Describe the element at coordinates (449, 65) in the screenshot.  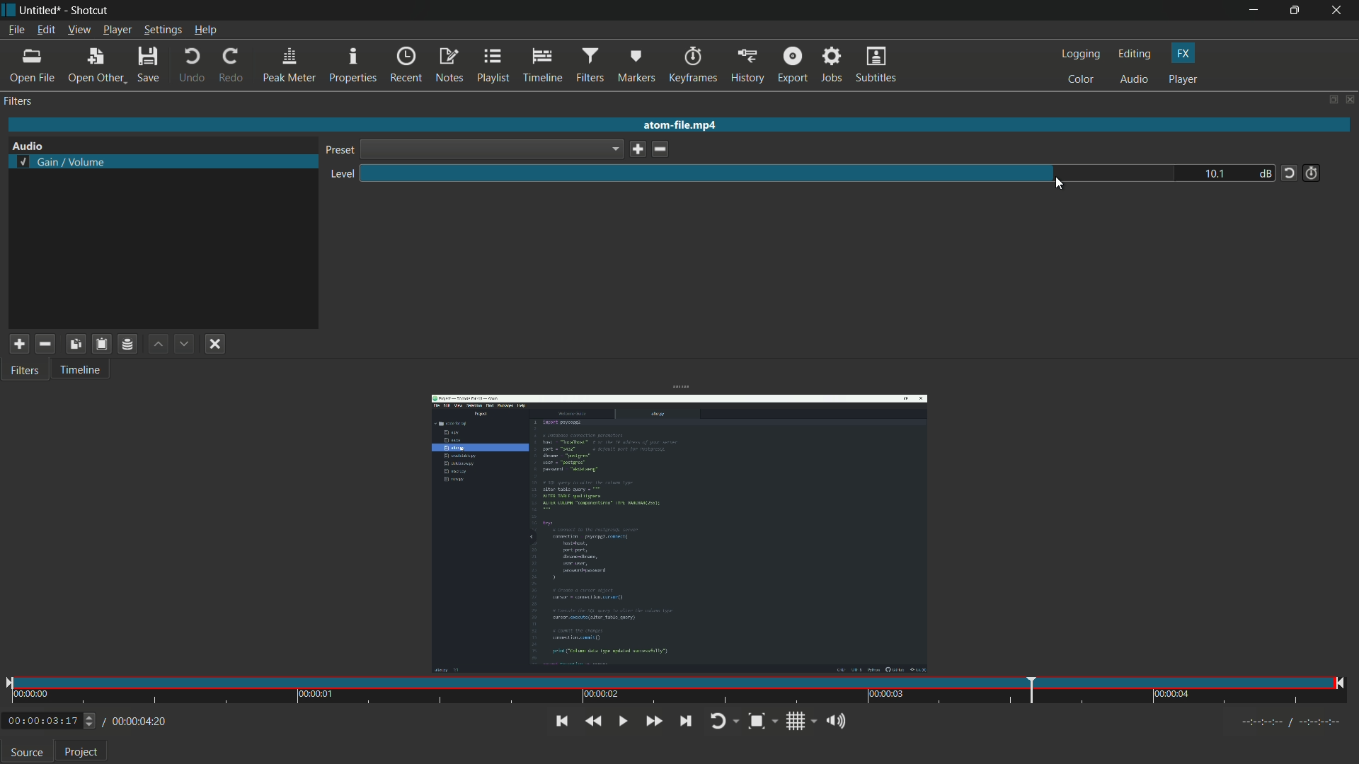
I see `notes` at that location.